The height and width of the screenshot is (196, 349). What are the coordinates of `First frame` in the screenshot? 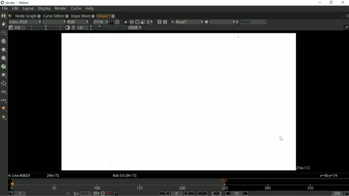 It's located at (161, 193).